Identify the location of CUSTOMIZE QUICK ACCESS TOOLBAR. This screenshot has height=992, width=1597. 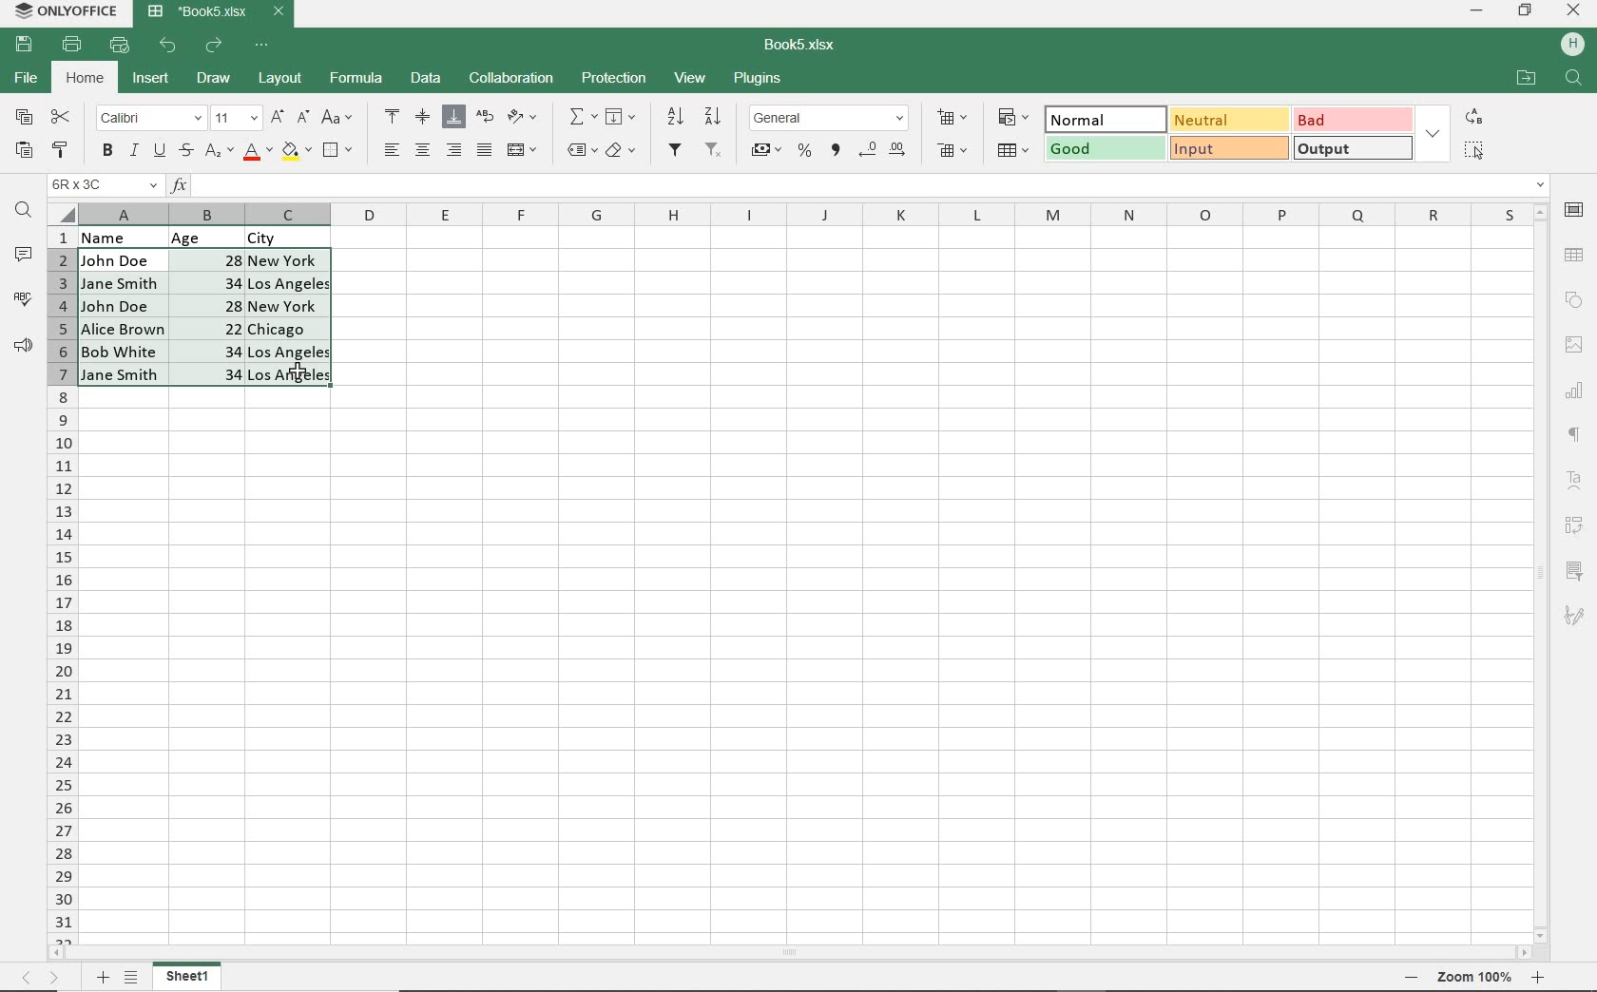
(267, 44).